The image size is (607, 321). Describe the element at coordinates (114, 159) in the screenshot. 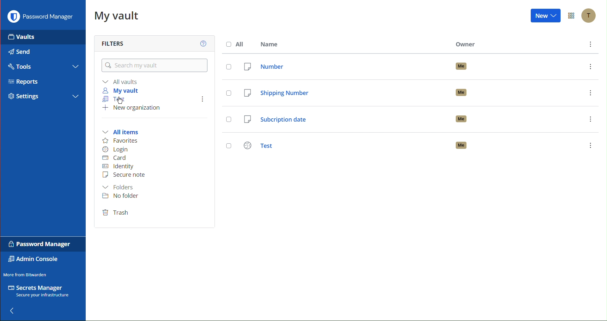

I see `Card ` at that location.